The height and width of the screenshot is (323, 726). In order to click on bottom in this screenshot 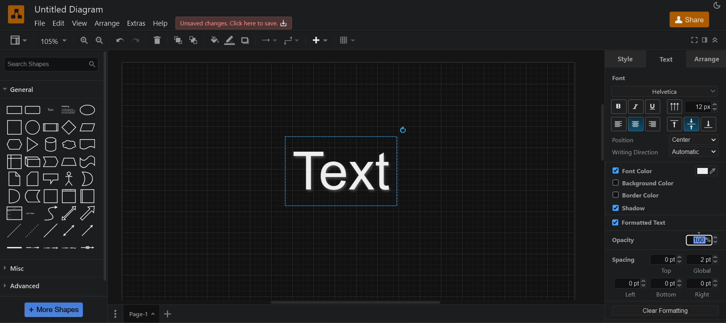, I will do `click(709, 124)`.